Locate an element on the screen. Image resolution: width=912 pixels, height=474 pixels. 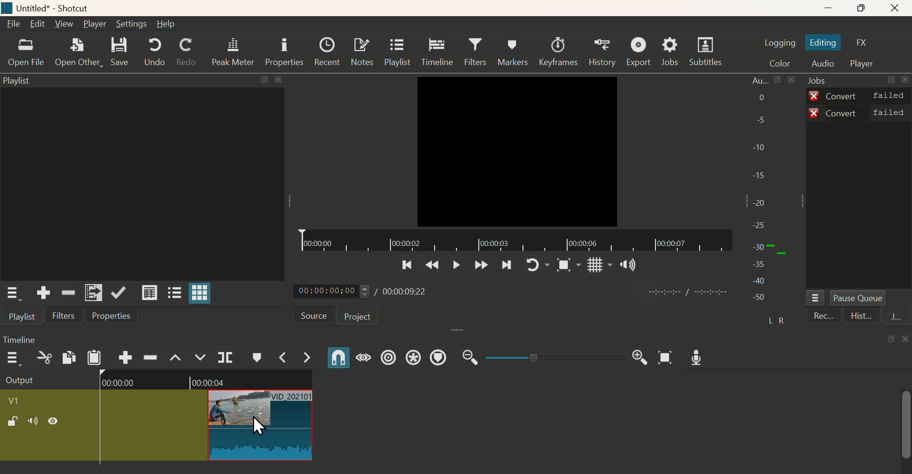
 is located at coordinates (14, 24).